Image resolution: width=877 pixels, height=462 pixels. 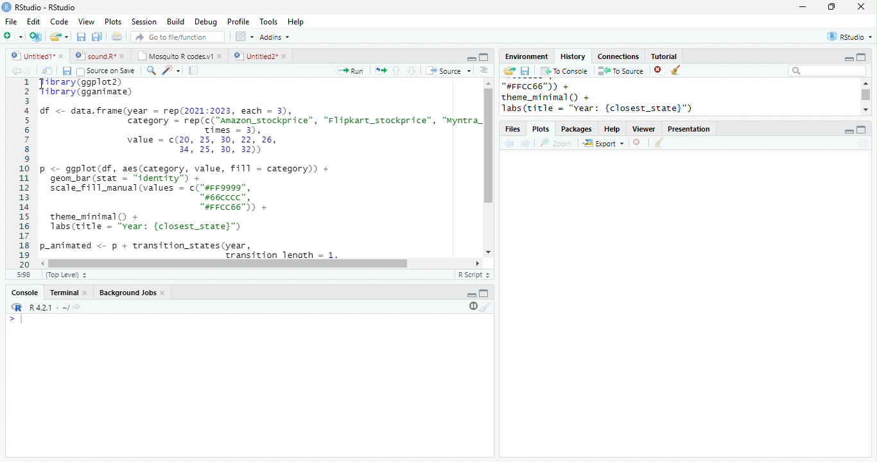 What do you see at coordinates (94, 56) in the screenshot?
I see `sound.R` at bounding box center [94, 56].